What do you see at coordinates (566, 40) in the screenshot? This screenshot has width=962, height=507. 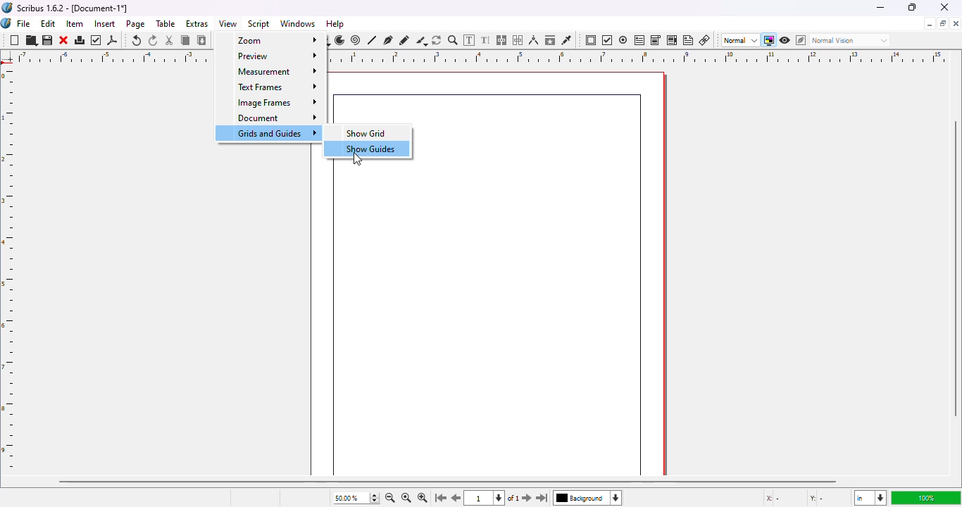 I see `eye dropper` at bounding box center [566, 40].